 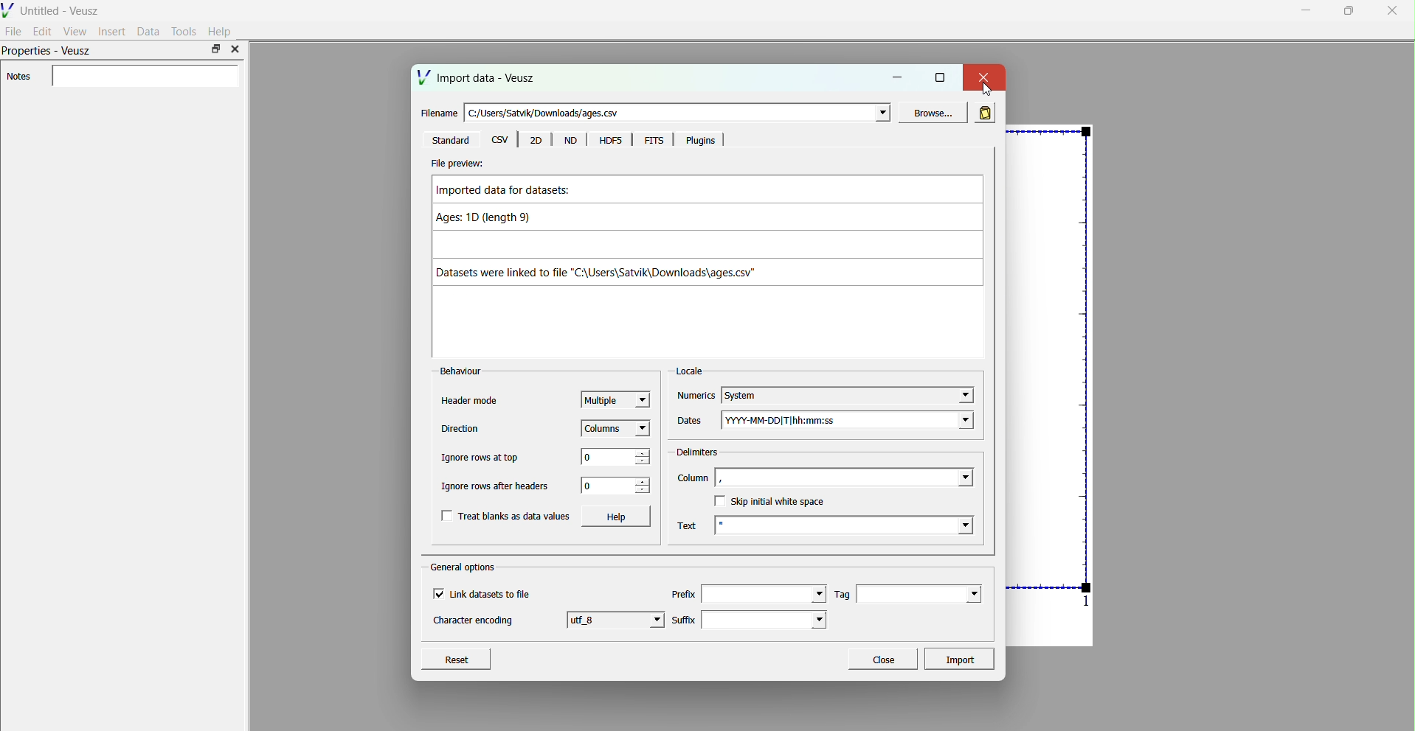 I want to click on Plugins, so click(x=702, y=141).